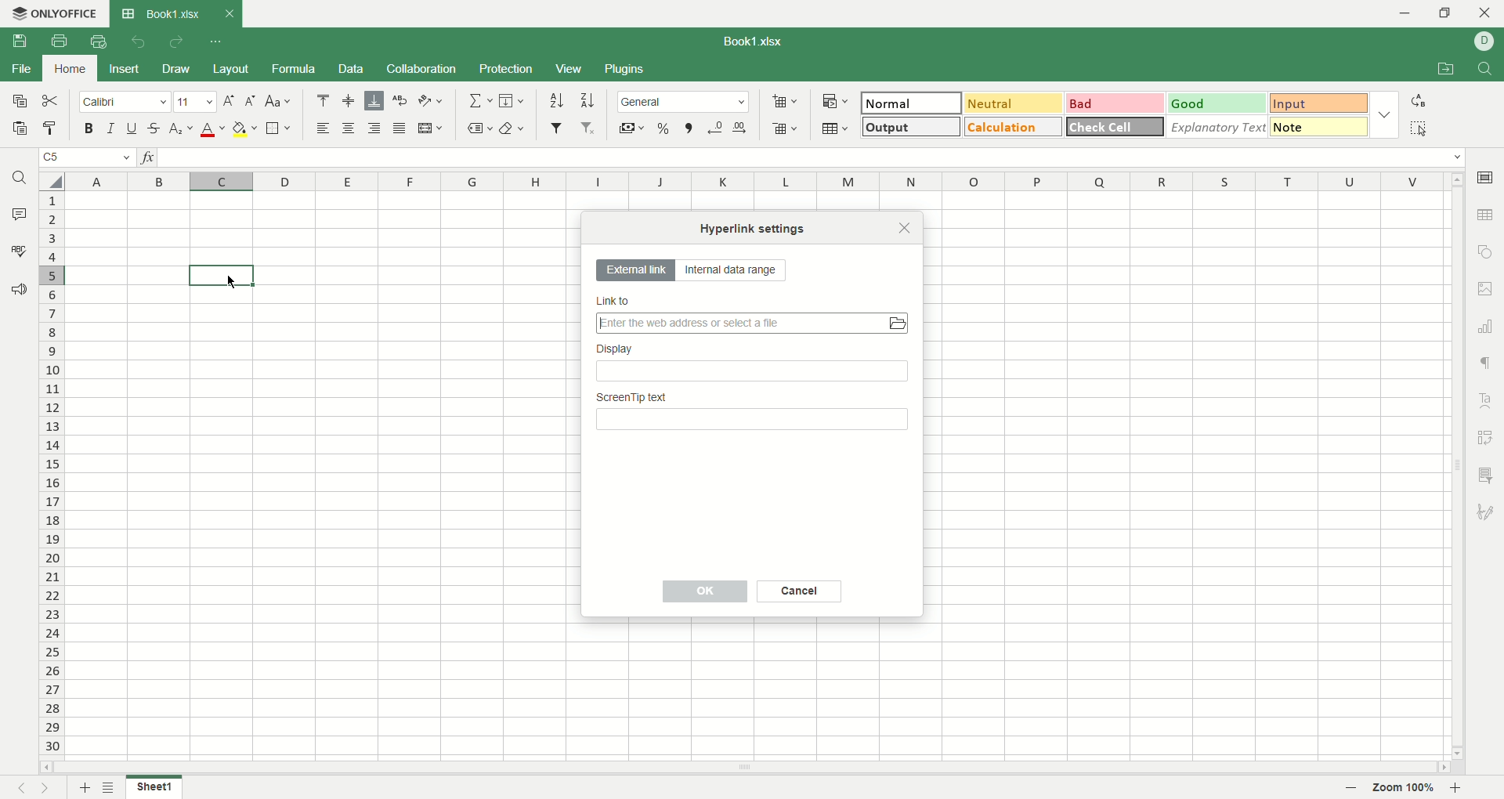  I want to click on named ranges, so click(479, 128).